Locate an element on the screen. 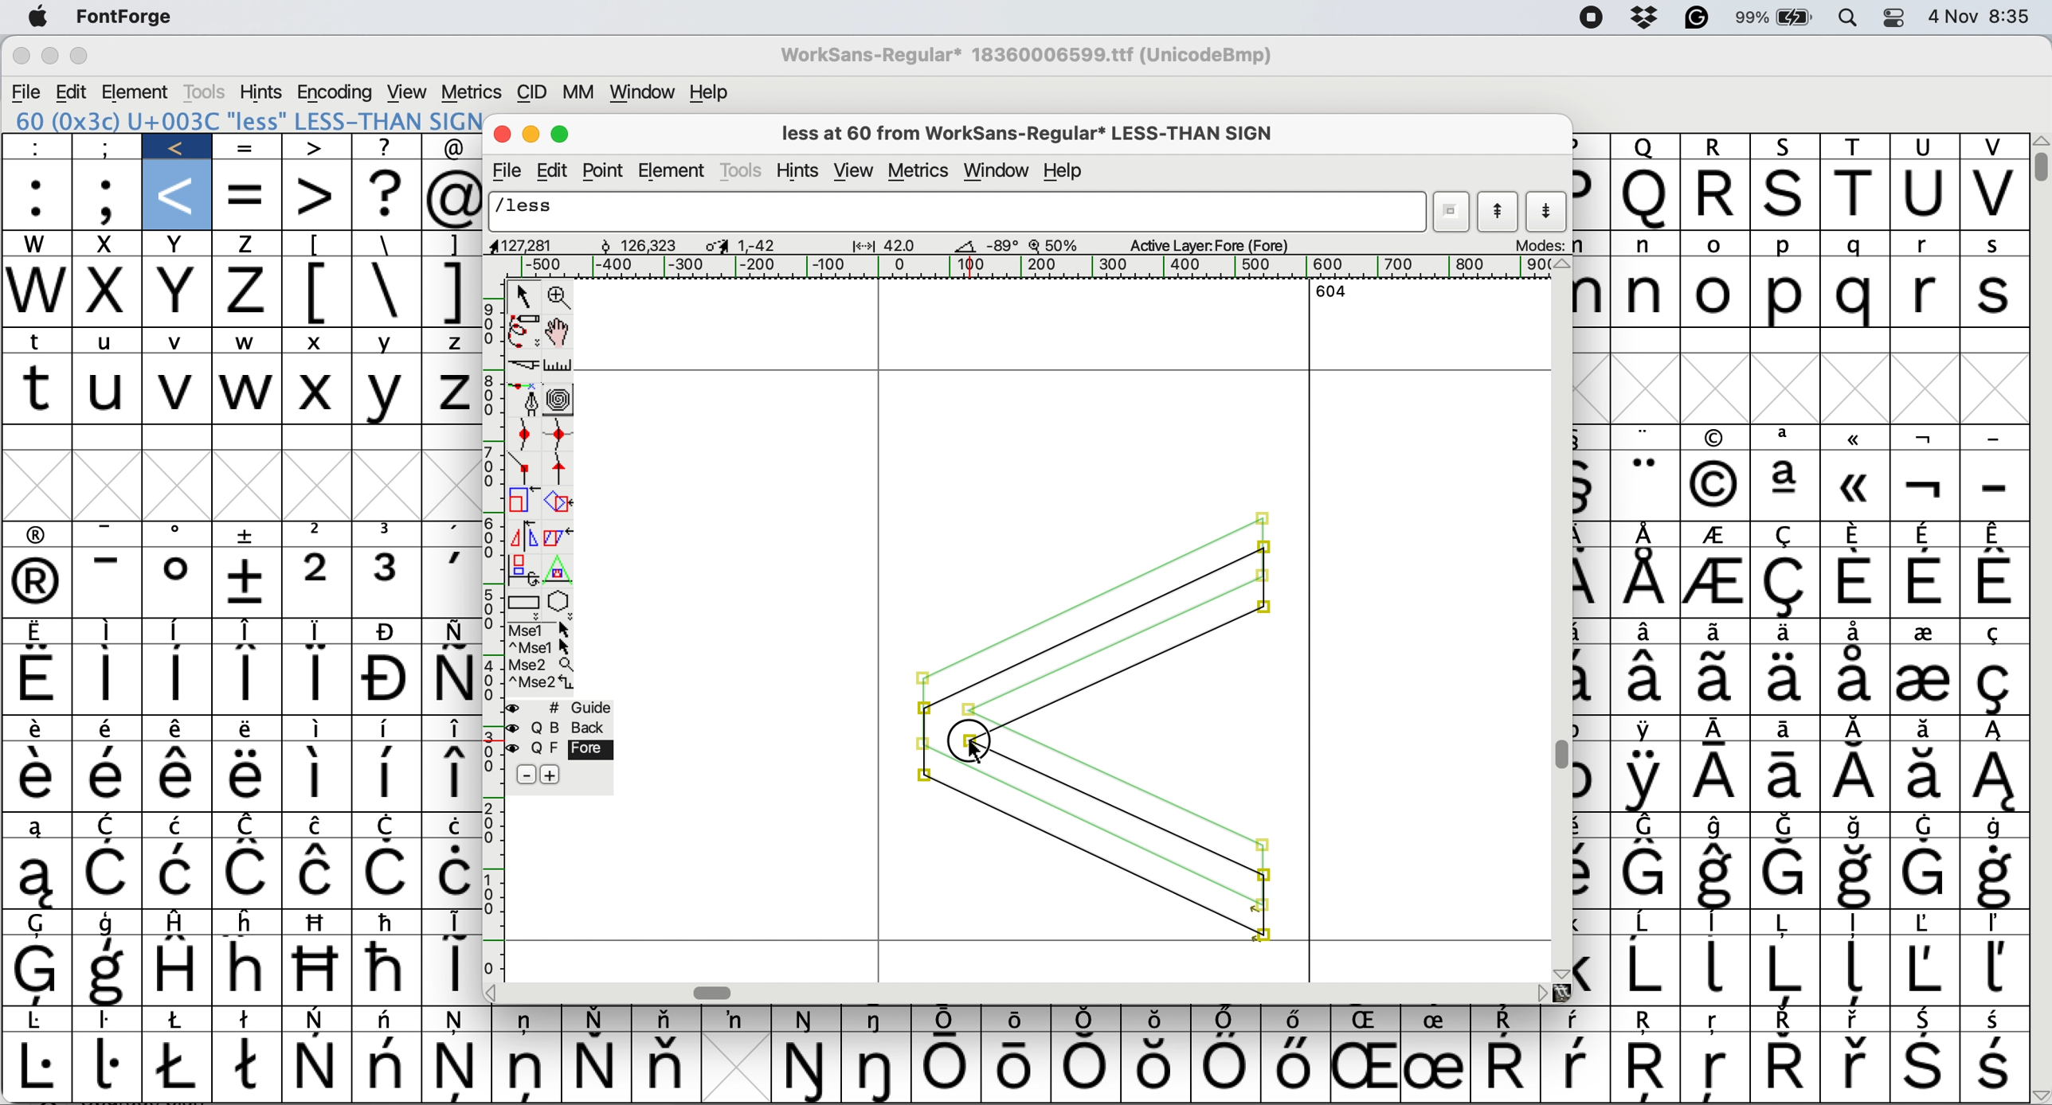  Symbol is located at coordinates (175, 967).